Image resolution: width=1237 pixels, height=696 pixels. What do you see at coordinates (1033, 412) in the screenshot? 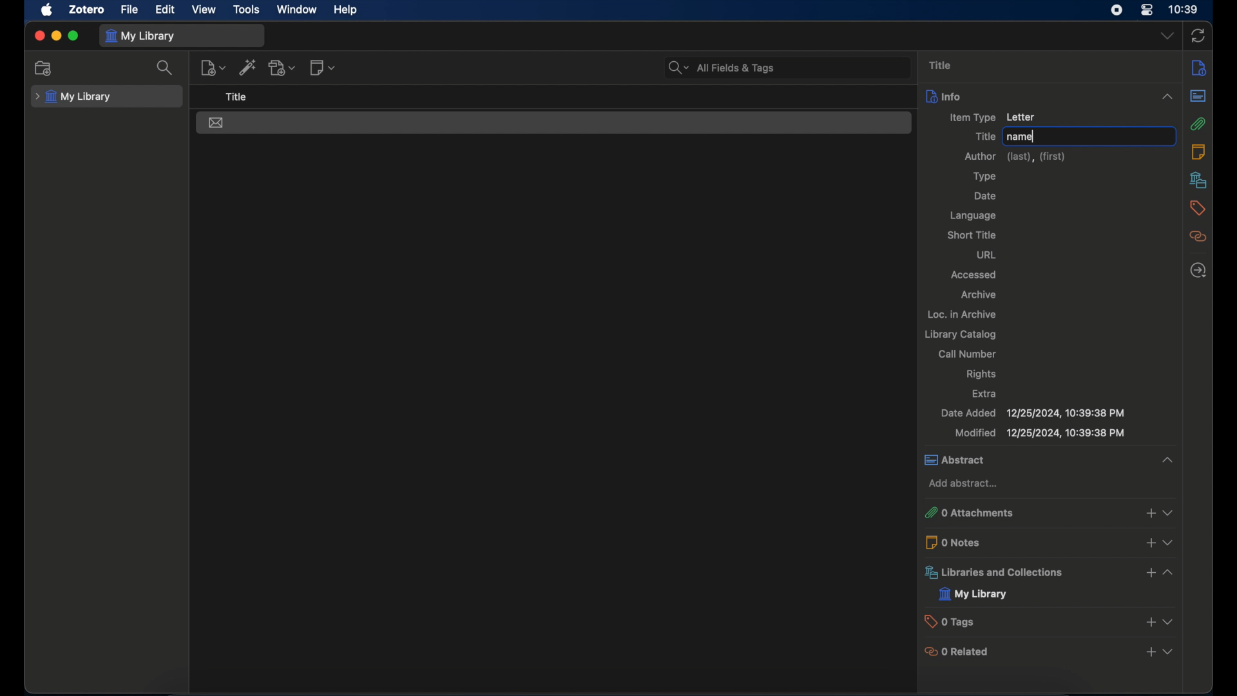
I see `date added` at bounding box center [1033, 412].